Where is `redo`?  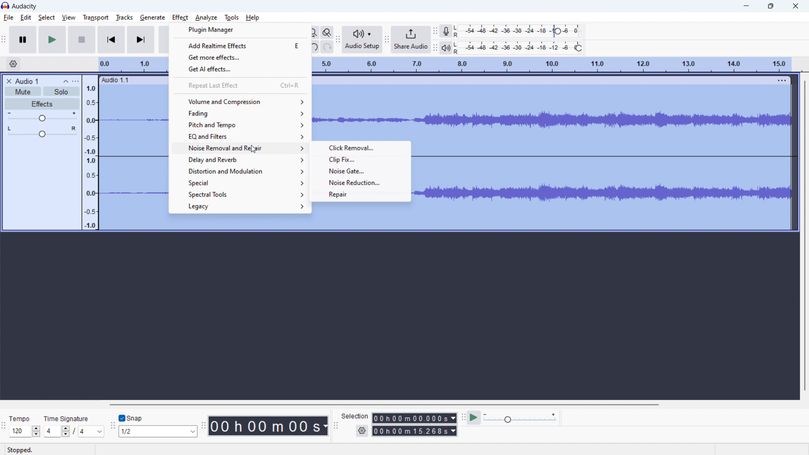 redo is located at coordinates (327, 46).